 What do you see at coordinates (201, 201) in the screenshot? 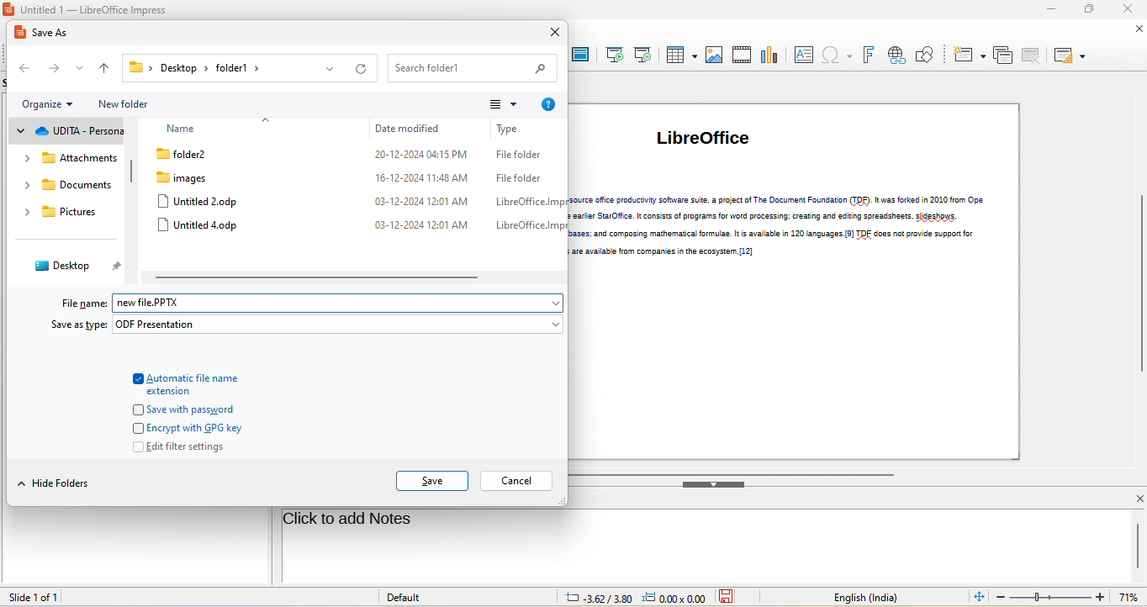
I see `untitled 2 odp` at bounding box center [201, 201].